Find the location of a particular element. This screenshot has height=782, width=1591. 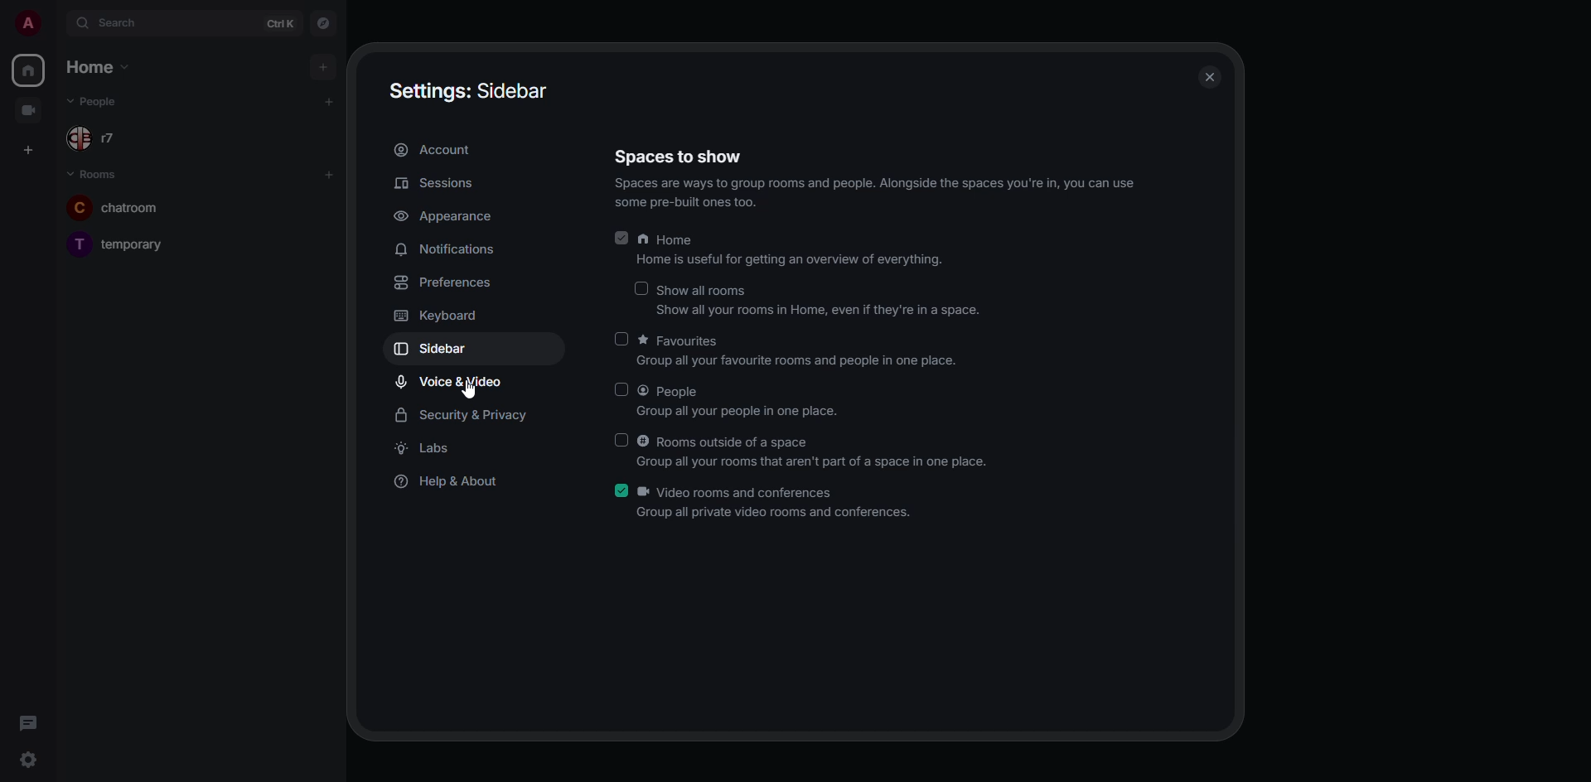

click to enable is located at coordinates (623, 438).